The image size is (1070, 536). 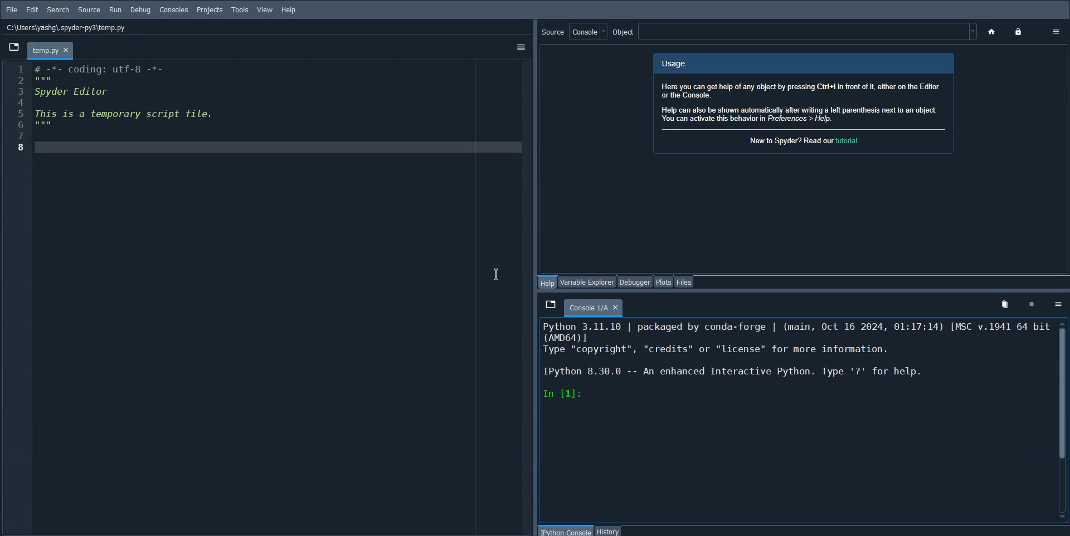 What do you see at coordinates (1032, 305) in the screenshot?
I see `Symbol` at bounding box center [1032, 305].